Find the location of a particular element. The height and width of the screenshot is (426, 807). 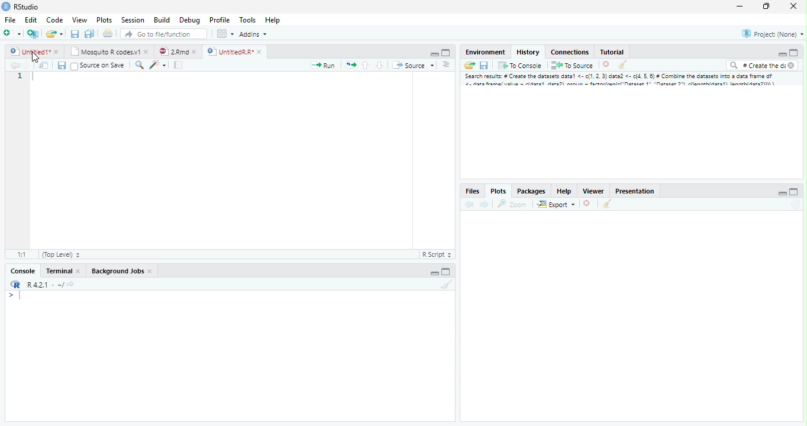

Files is located at coordinates (472, 190).